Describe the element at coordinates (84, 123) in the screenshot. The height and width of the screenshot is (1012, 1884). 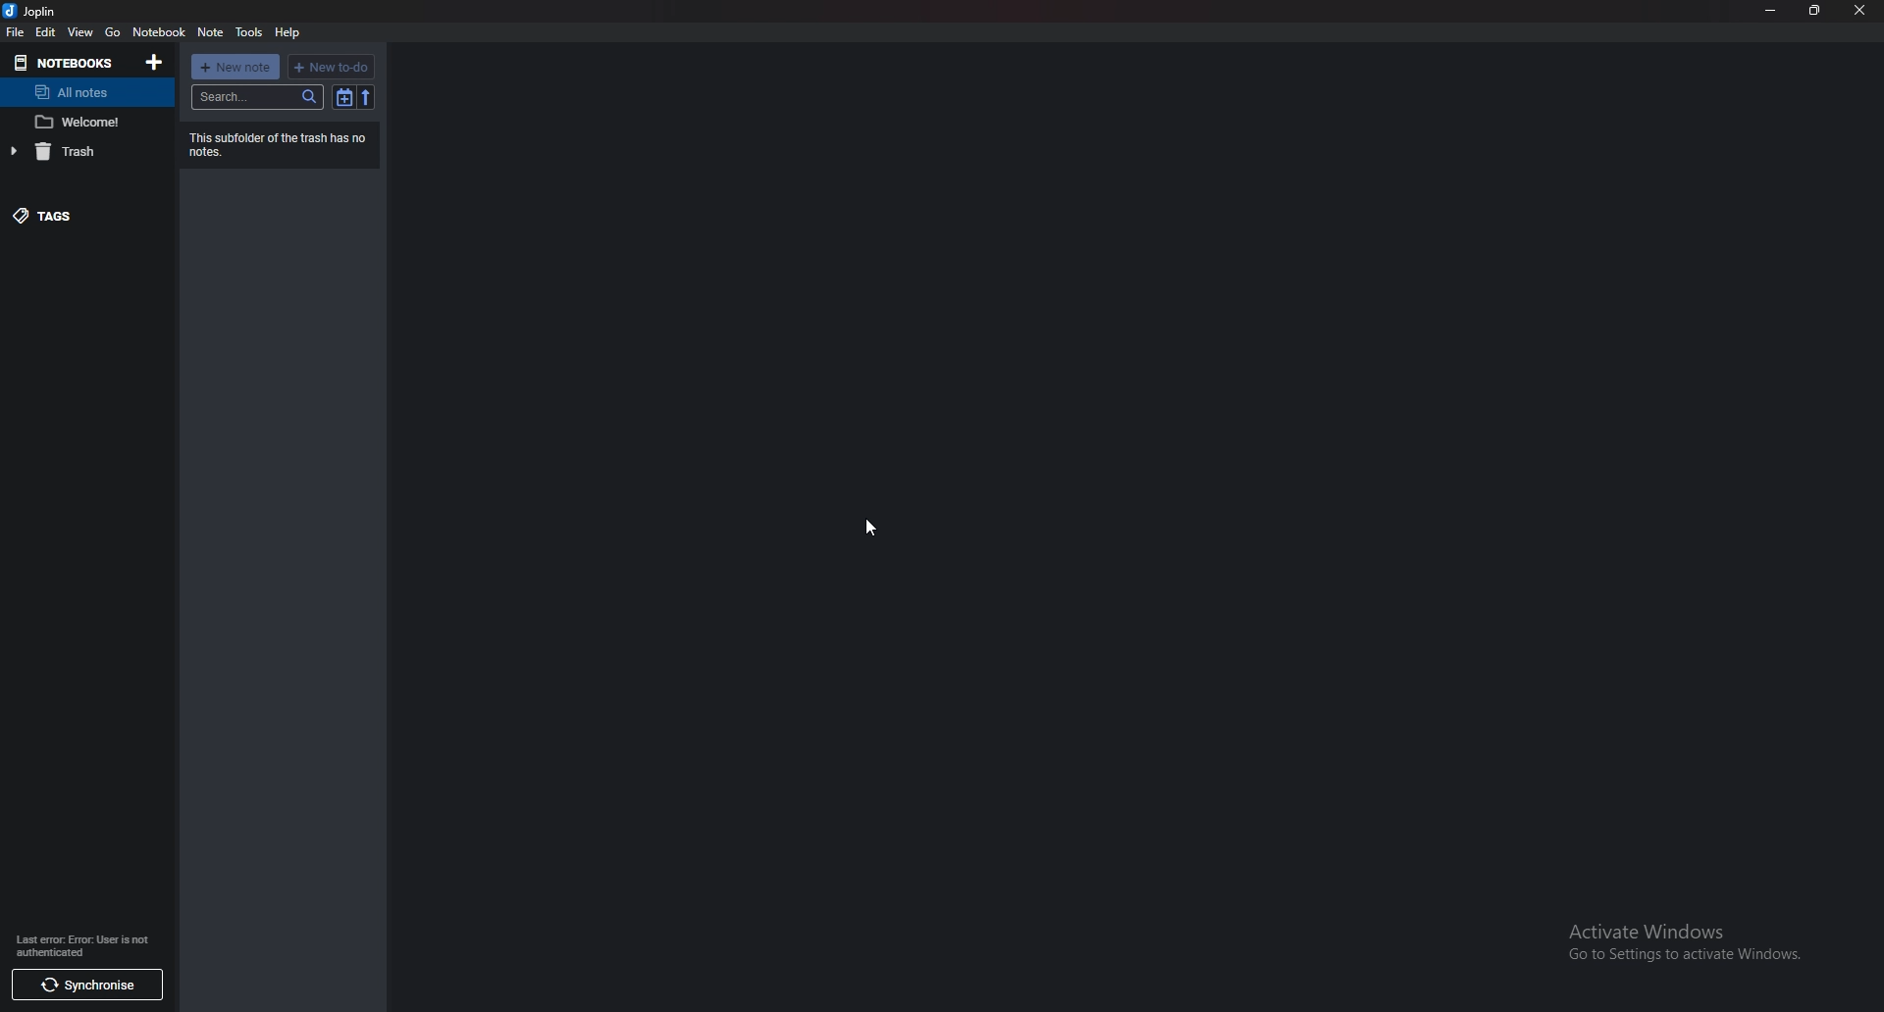
I see `Welcome note` at that location.